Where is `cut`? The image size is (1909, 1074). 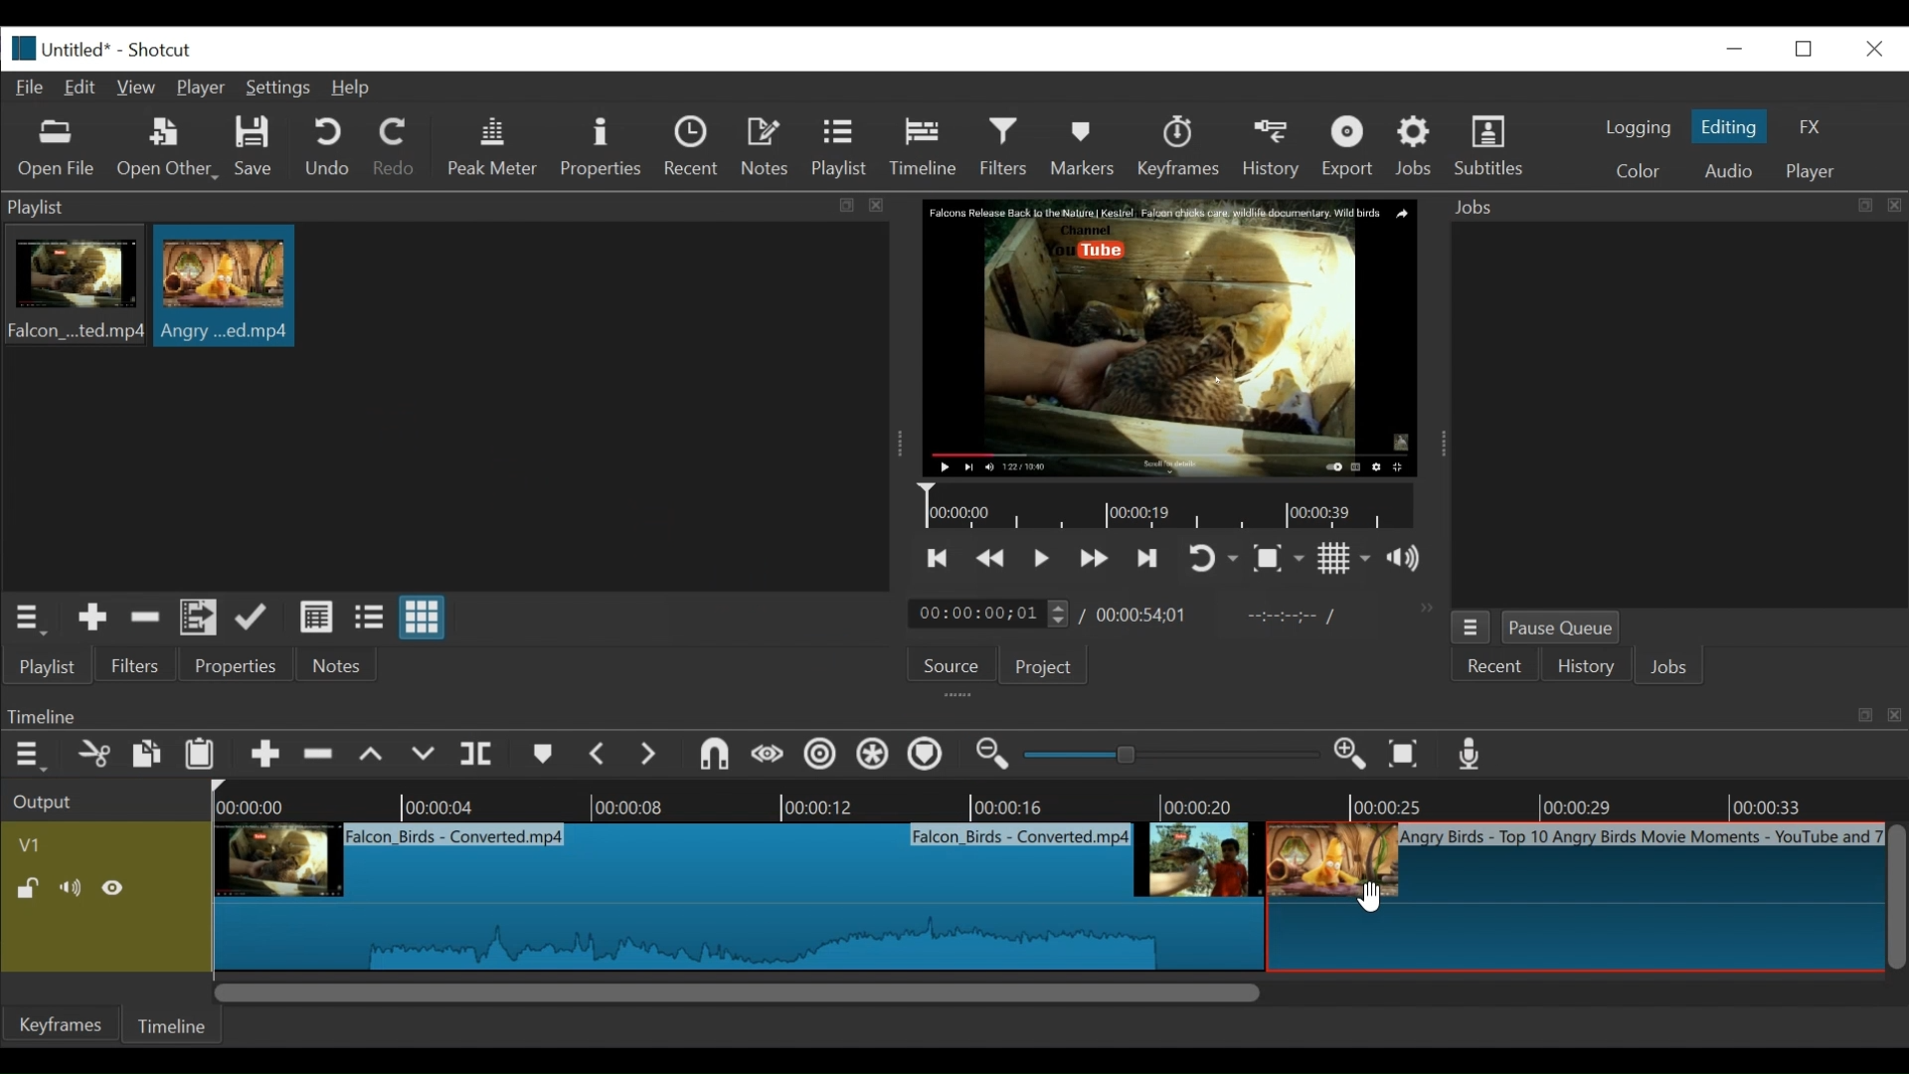
cut is located at coordinates (92, 756).